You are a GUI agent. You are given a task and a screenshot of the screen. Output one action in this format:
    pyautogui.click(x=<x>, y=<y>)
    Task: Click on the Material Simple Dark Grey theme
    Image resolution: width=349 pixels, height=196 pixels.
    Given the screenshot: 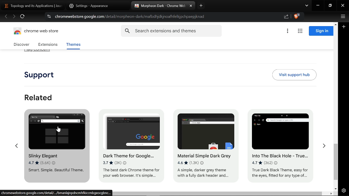 What is the action you would take?
    pyautogui.click(x=204, y=142)
    